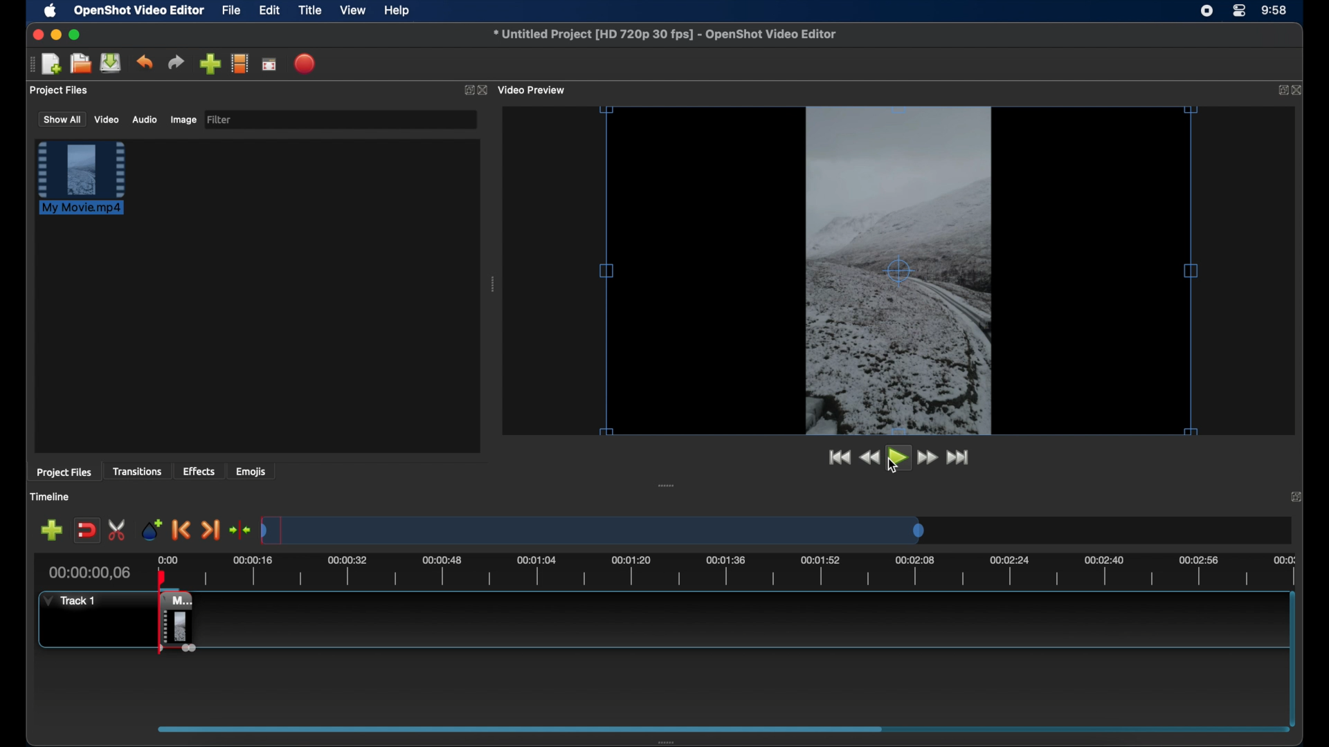 The height and width of the screenshot is (747, 1329). Describe the element at coordinates (137, 471) in the screenshot. I see `transitions` at that location.